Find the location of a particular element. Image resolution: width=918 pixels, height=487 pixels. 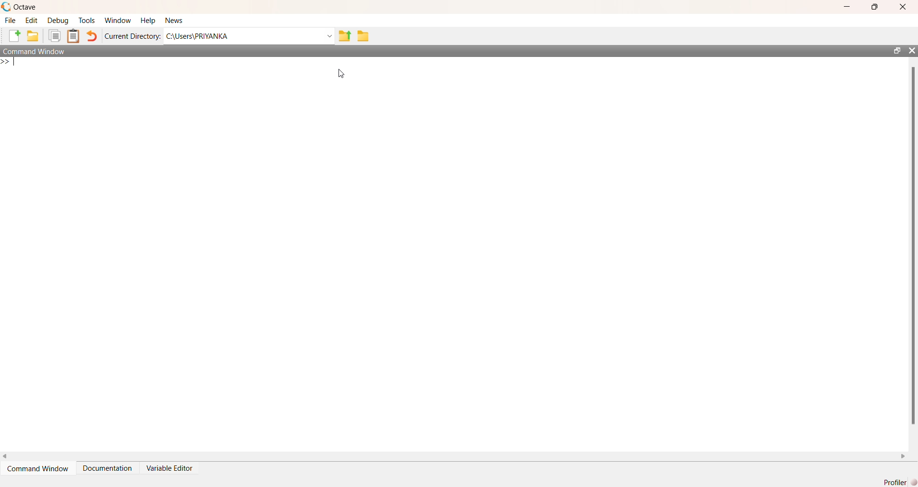

cursor is located at coordinates (340, 73).